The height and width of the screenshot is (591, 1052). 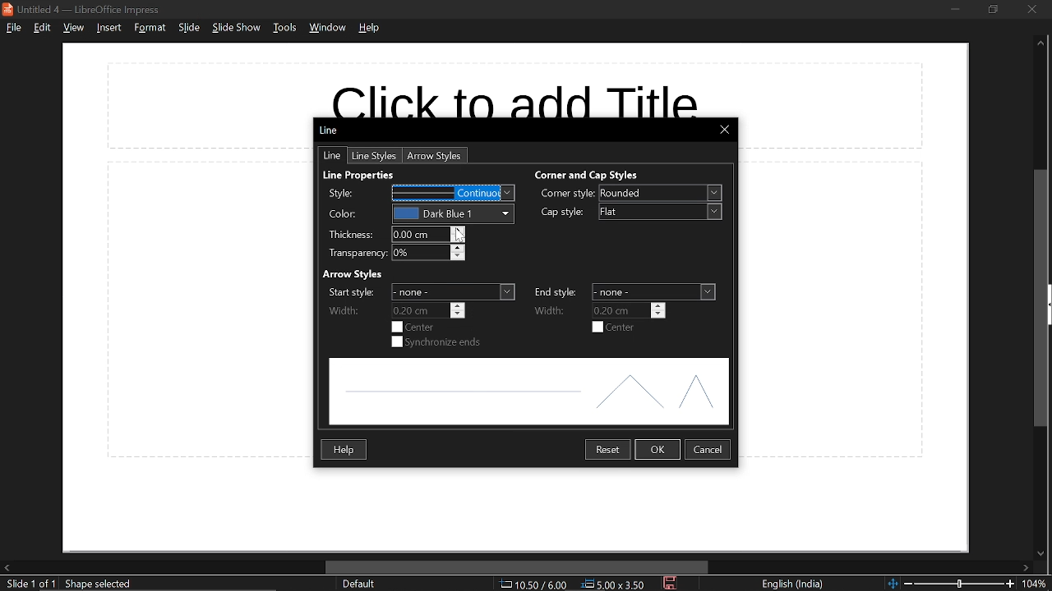 What do you see at coordinates (30, 584) in the screenshot?
I see `current slide` at bounding box center [30, 584].